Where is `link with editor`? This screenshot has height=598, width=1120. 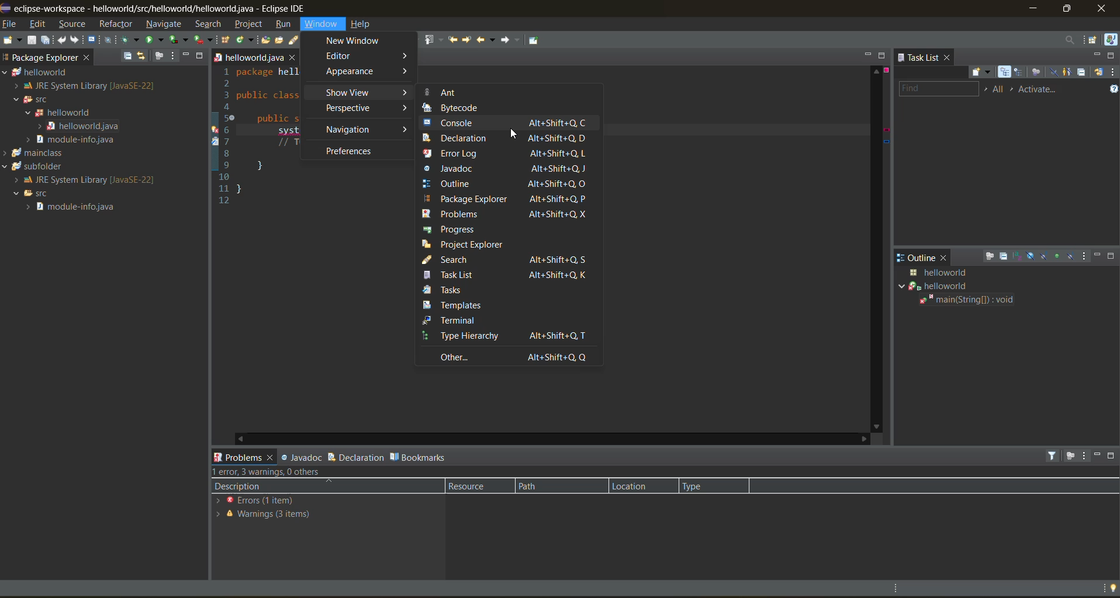 link with editor is located at coordinates (144, 57).